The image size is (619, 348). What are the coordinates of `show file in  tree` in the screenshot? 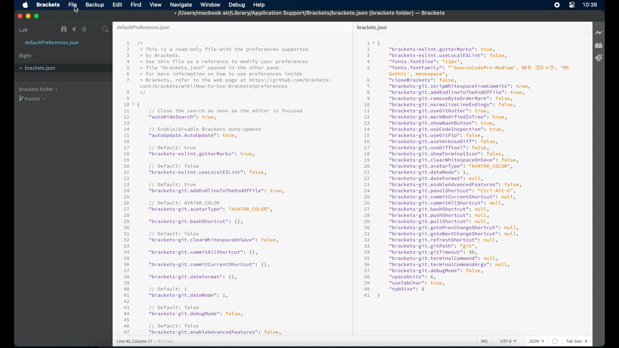 It's located at (64, 29).